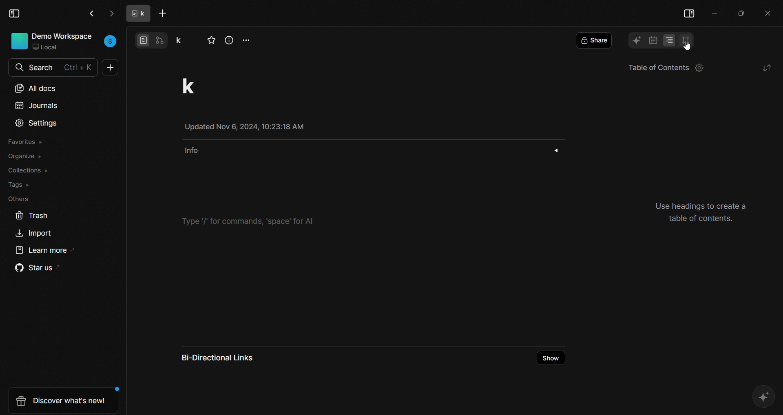  What do you see at coordinates (111, 41) in the screenshot?
I see `user` at bounding box center [111, 41].